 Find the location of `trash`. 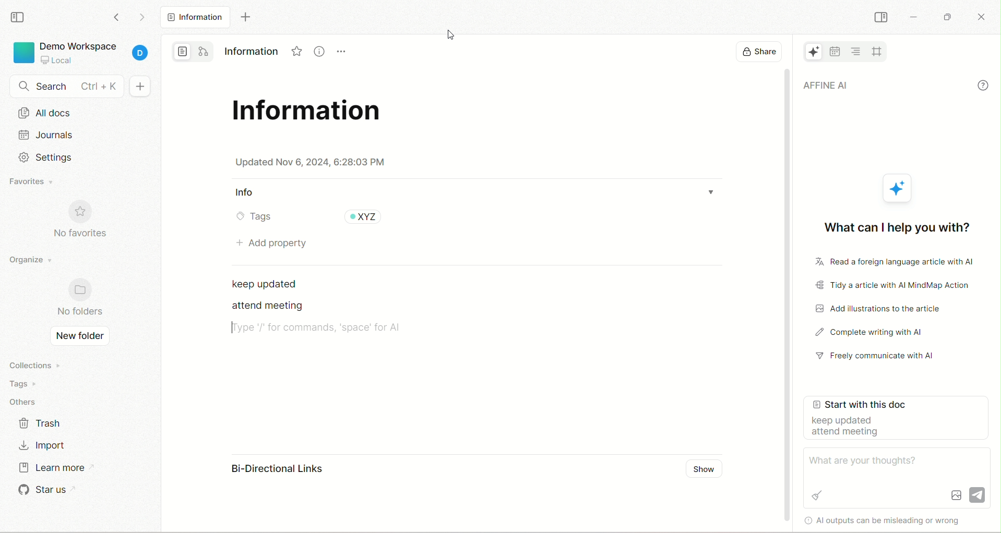

trash is located at coordinates (44, 423).